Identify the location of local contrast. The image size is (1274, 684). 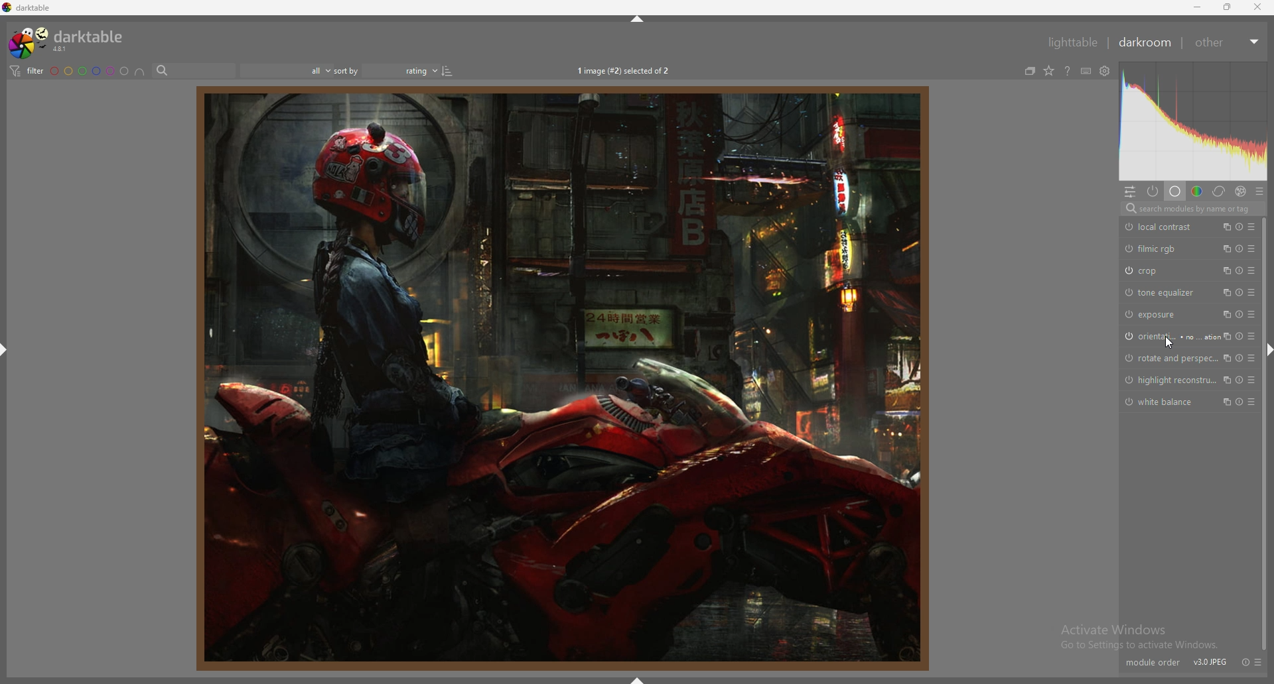
(1161, 227).